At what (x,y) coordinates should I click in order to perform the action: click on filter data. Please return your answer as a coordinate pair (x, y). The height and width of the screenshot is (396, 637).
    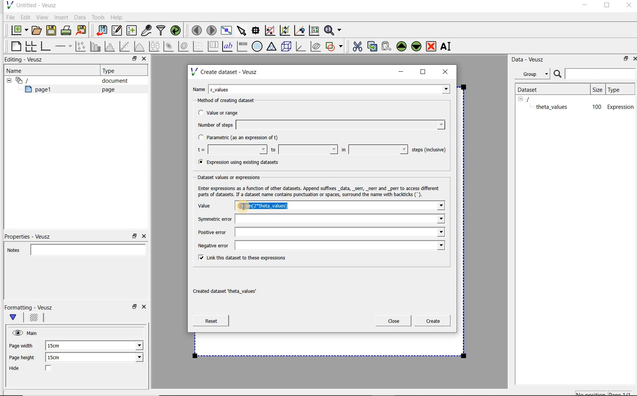
    Looking at the image, I should click on (161, 31).